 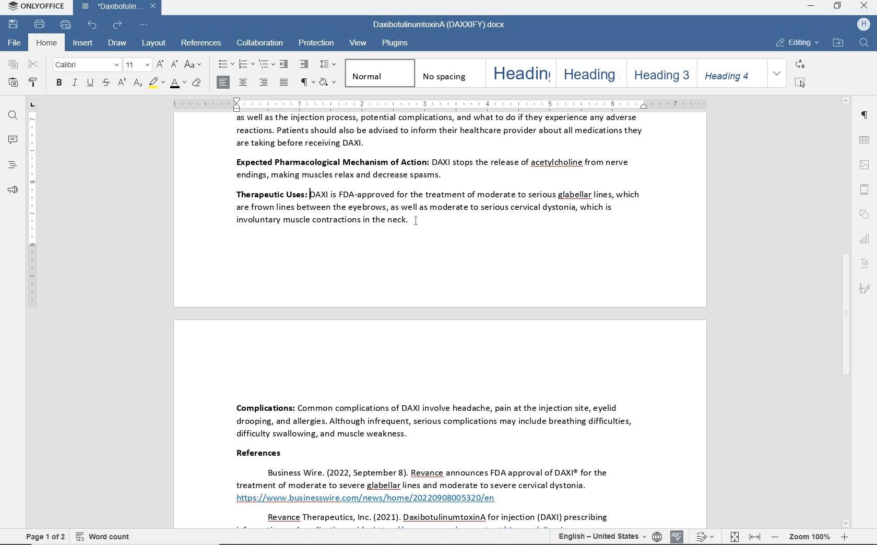 I want to click on heading 4, so click(x=729, y=73).